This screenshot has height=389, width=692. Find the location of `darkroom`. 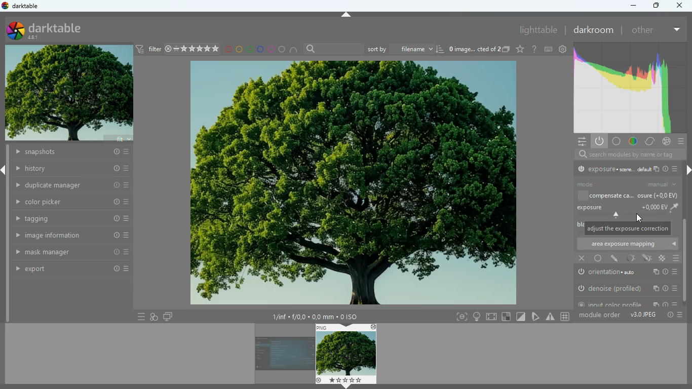

darkroom is located at coordinates (595, 30).